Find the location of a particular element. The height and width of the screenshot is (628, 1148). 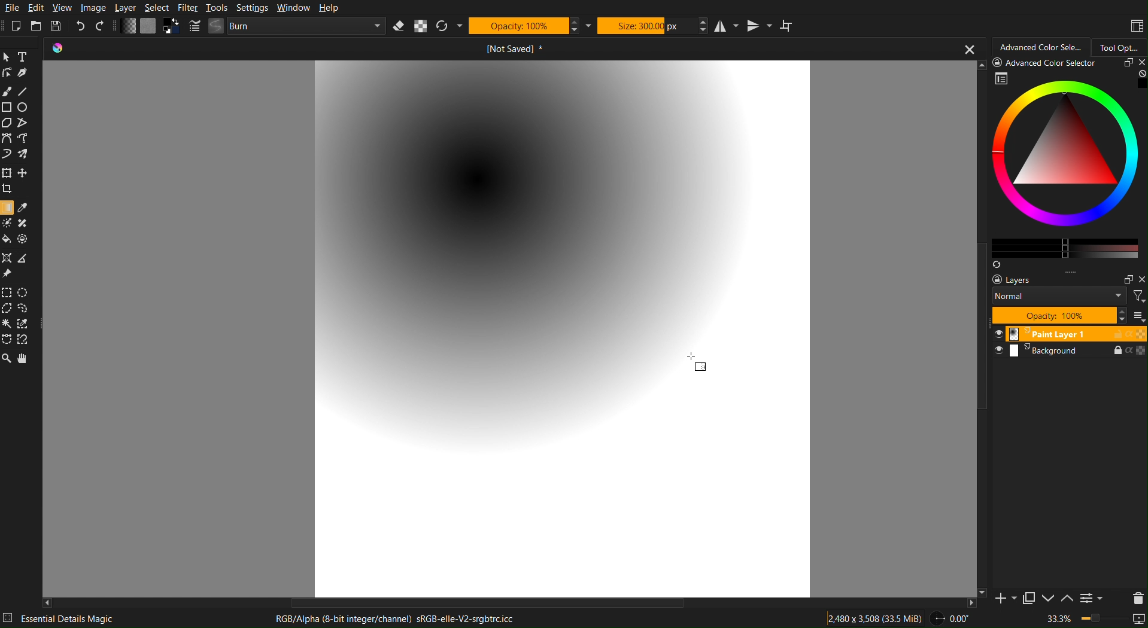

selected Gradient Tool is located at coordinates (8, 207).